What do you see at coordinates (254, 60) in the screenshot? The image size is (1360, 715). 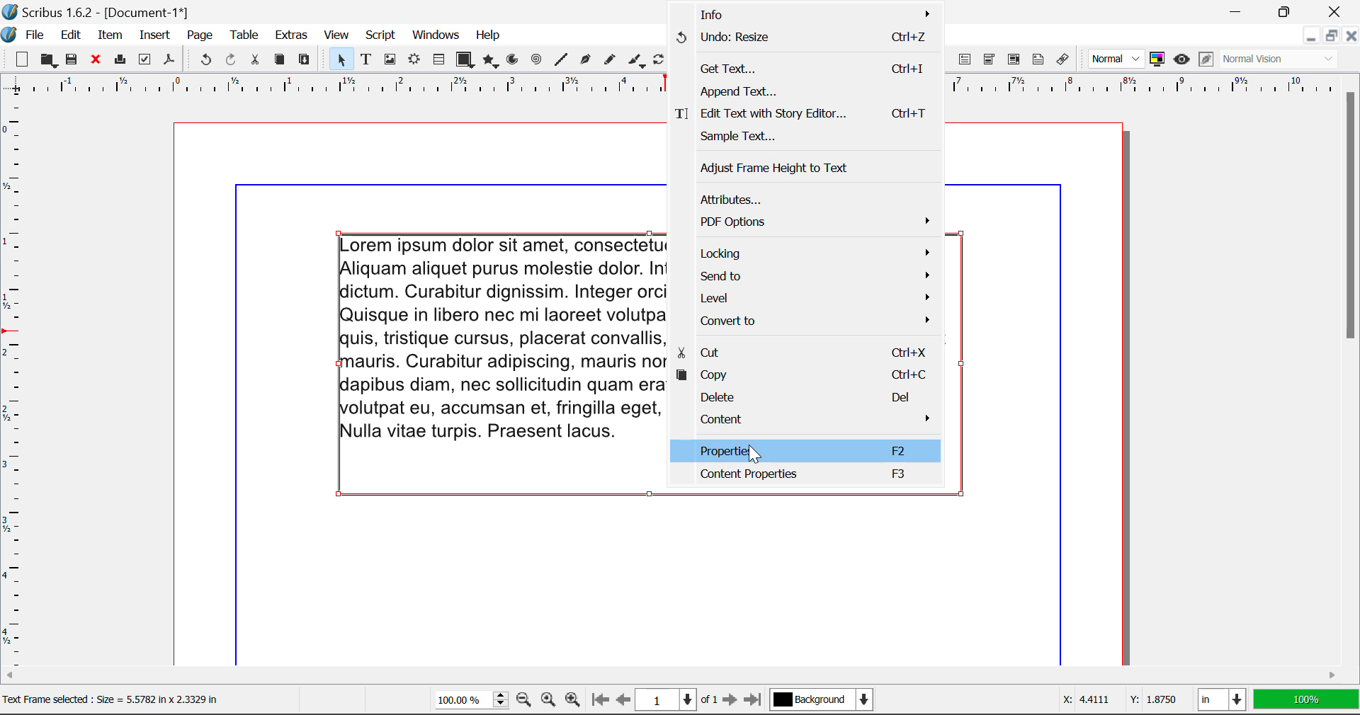 I see `Cut` at bounding box center [254, 60].